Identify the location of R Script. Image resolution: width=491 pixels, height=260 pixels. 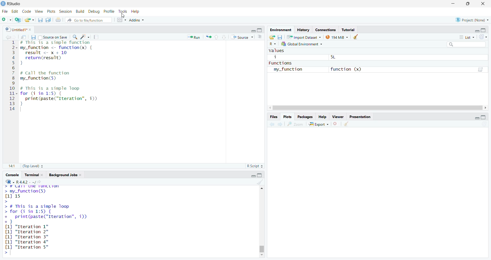
(255, 166).